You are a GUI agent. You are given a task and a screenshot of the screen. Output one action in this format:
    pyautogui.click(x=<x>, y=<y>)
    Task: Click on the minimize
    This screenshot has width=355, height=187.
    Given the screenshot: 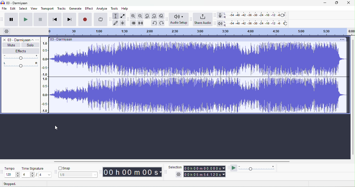 What is the action you would take?
    pyautogui.click(x=324, y=3)
    